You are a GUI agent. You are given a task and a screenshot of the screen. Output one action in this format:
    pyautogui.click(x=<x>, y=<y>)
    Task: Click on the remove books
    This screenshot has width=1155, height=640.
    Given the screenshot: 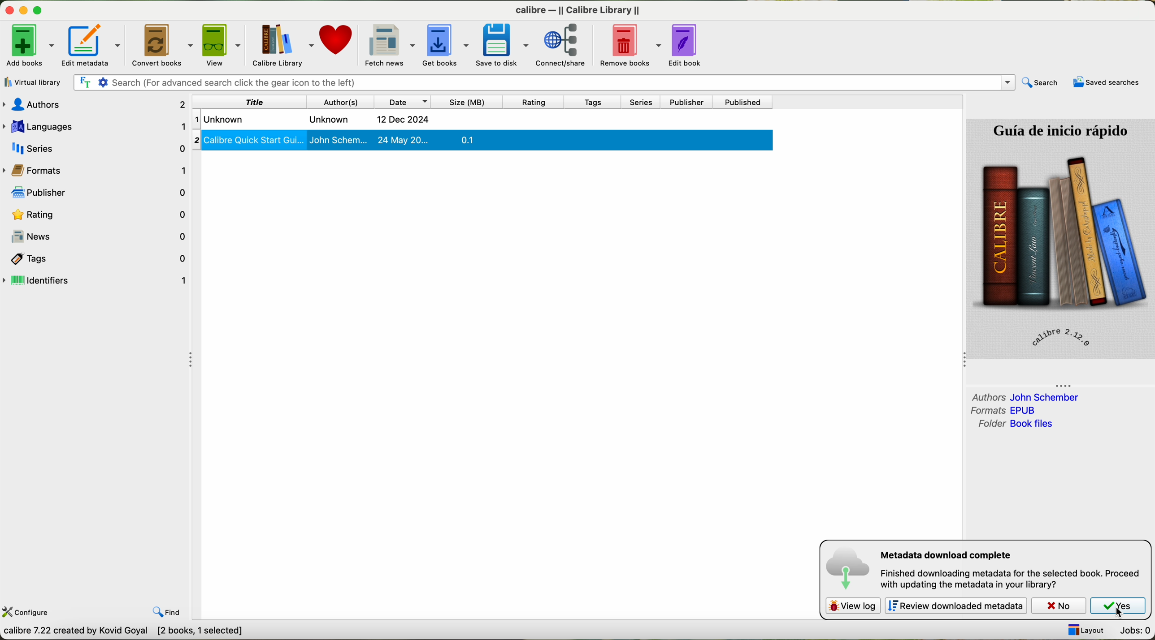 What is the action you would take?
    pyautogui.click(x=627, y=45)
    